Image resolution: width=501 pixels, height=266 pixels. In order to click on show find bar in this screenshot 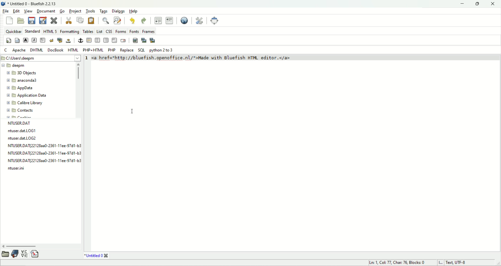, I will do `click(106, 21)`.